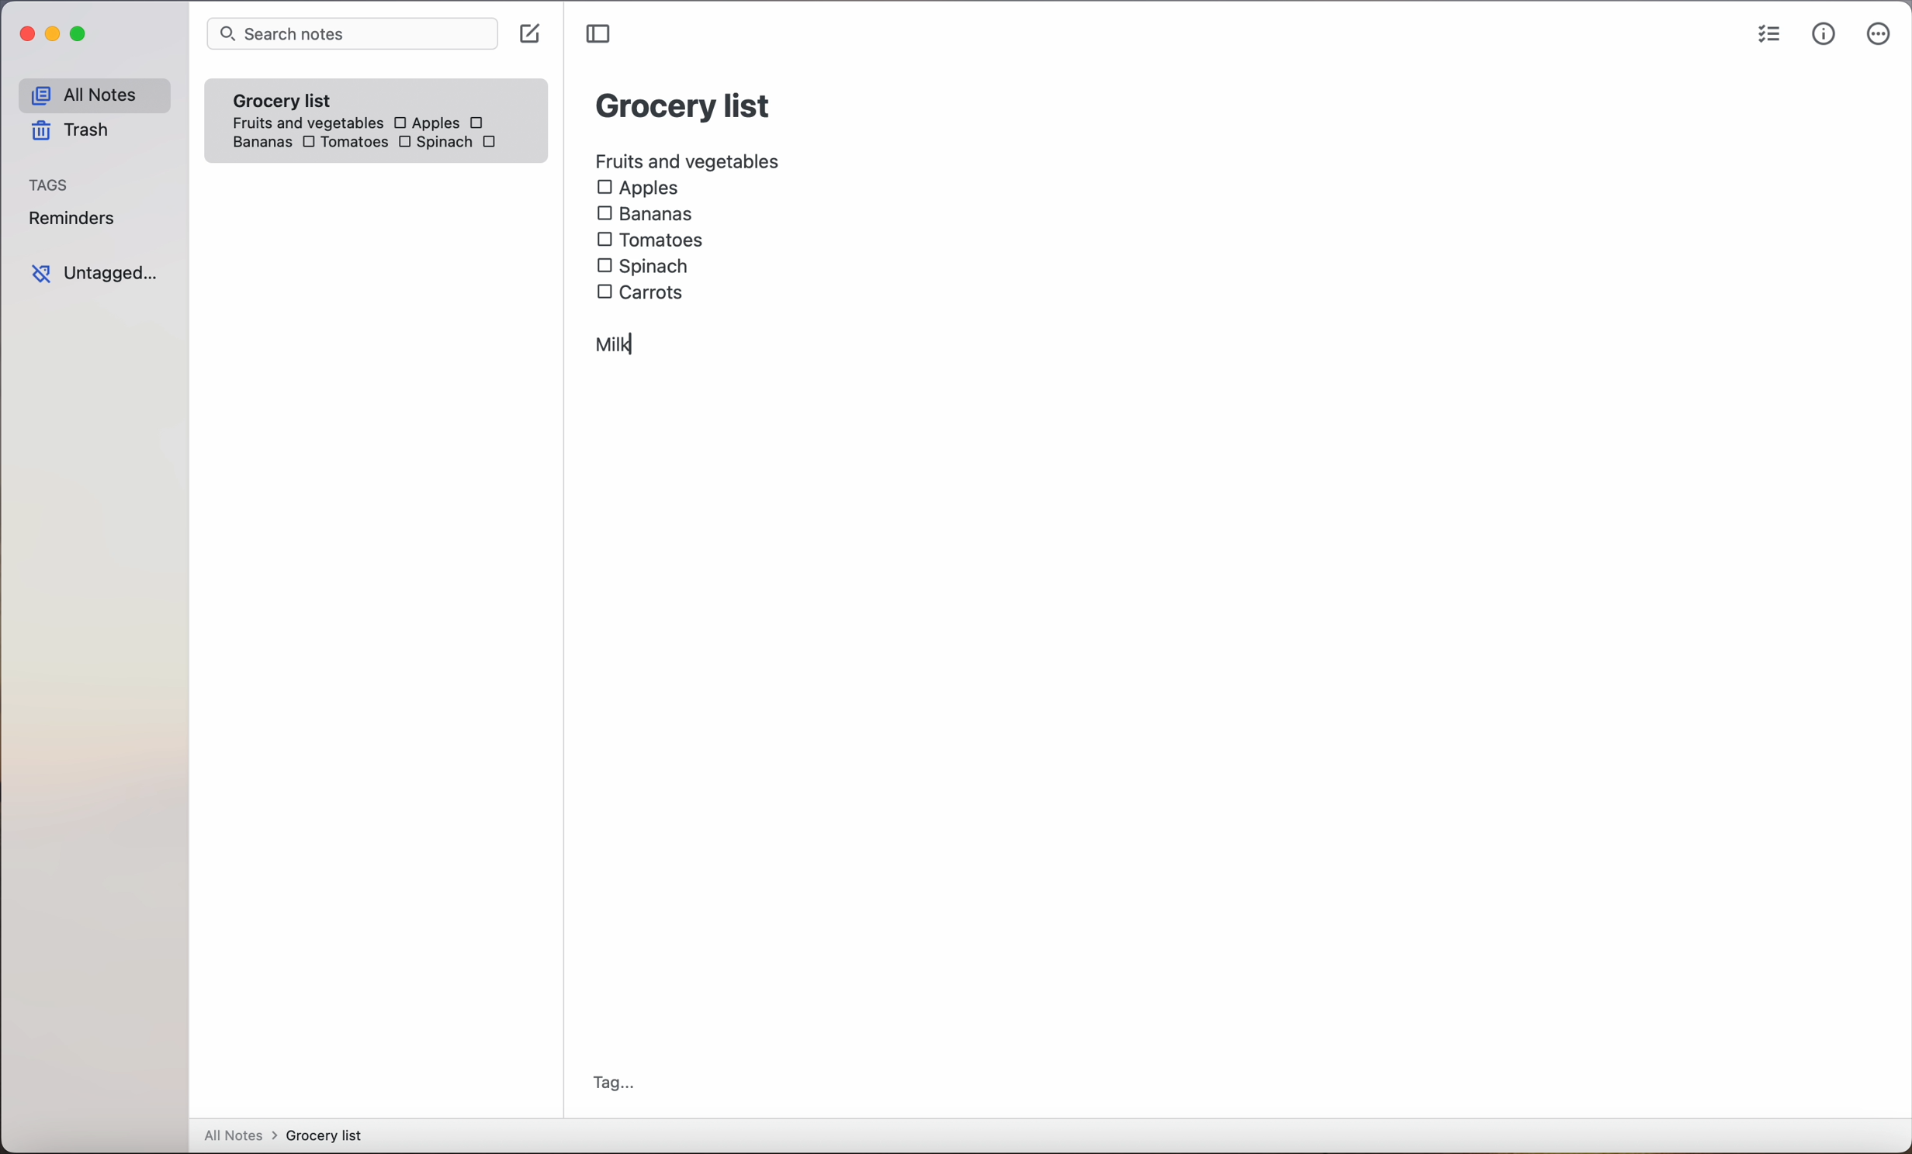 The height and width of the screenshot is (1154, 1912). Describe the element at coordinates (494, 143) in the screenshot. I see `carrots` at that location.